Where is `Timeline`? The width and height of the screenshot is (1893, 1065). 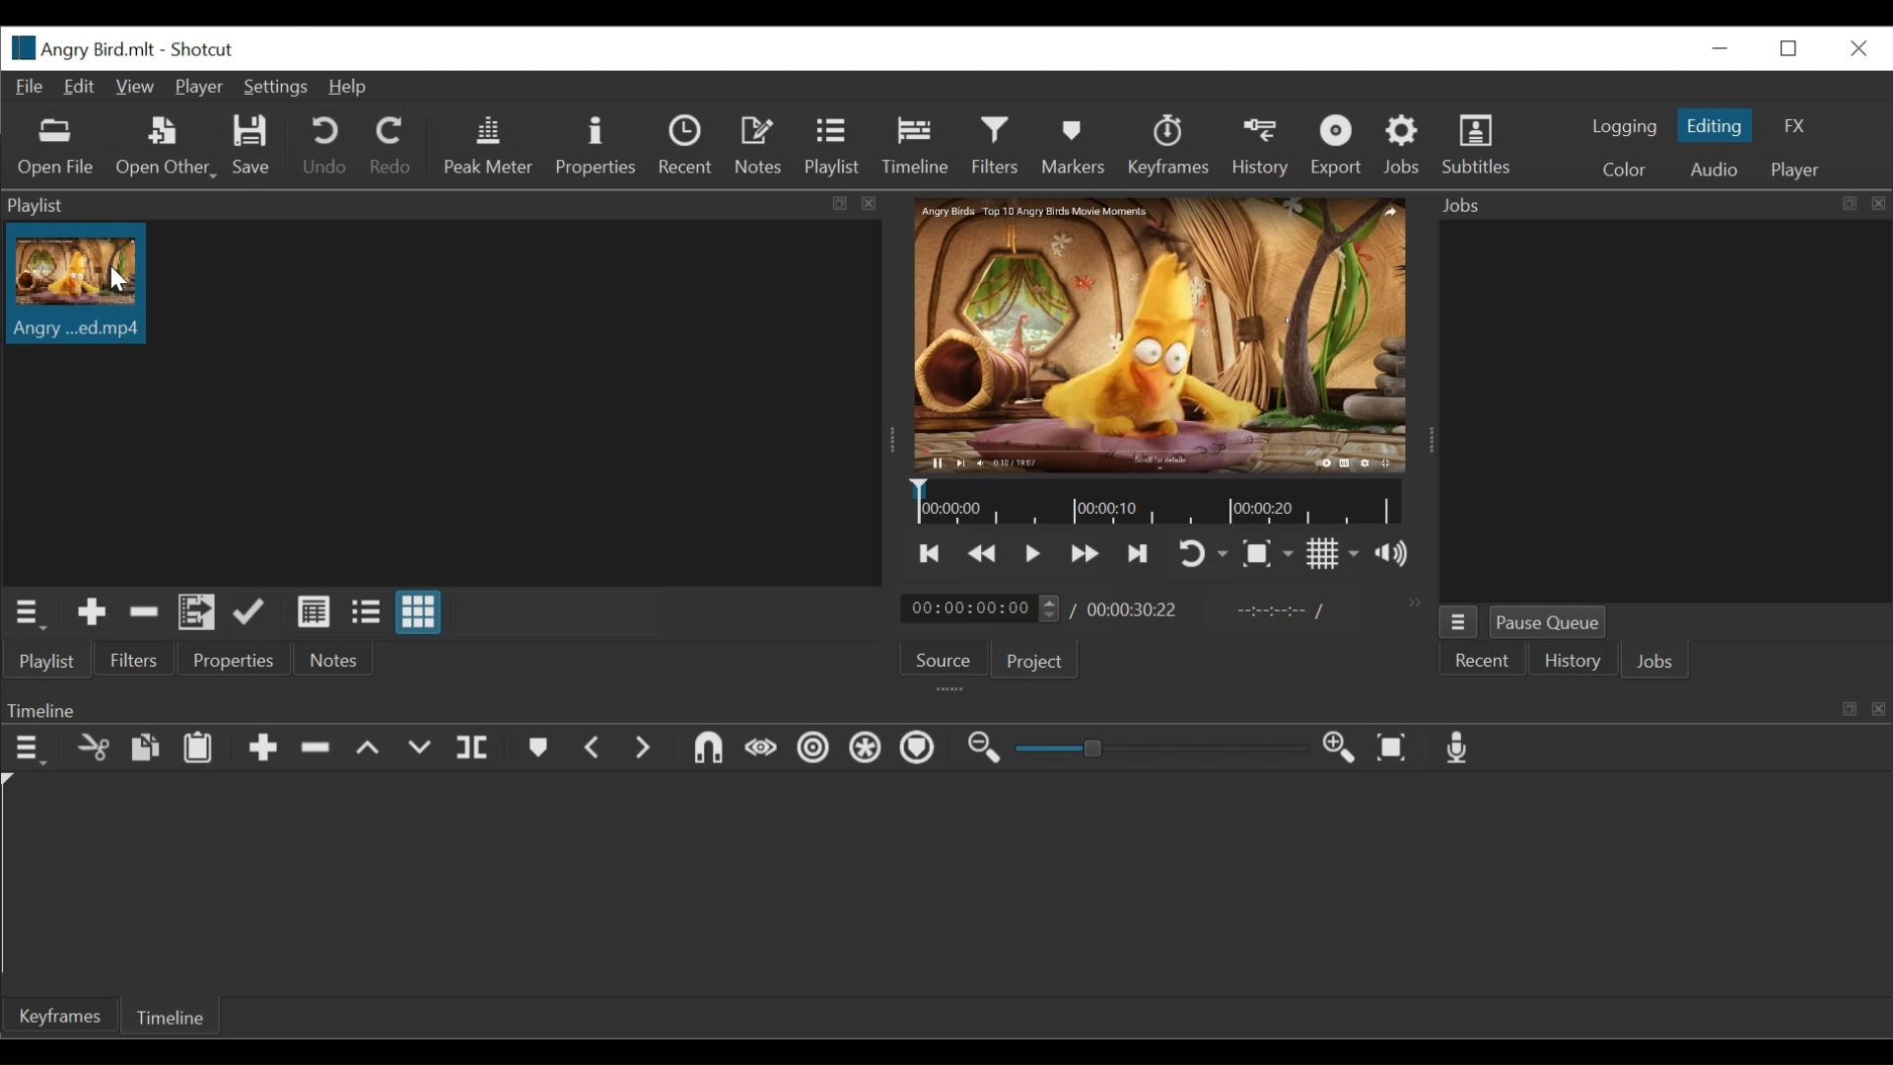 Timeline is located at coordinates (945, 708).